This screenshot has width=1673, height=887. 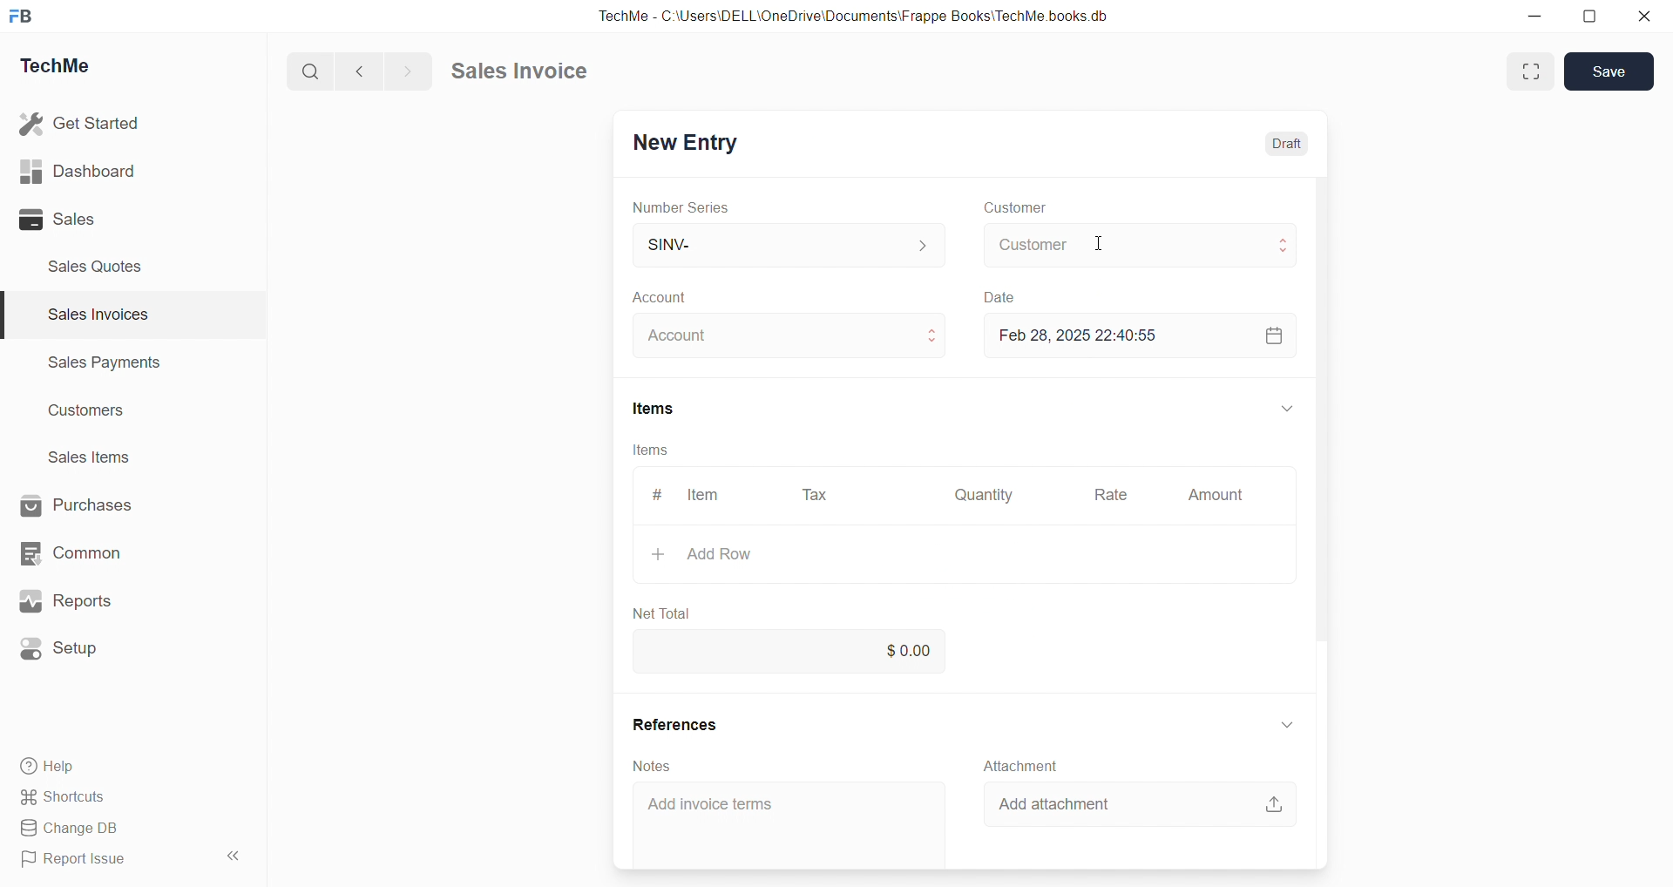 I want to click on search, so click(x=308, y=72).